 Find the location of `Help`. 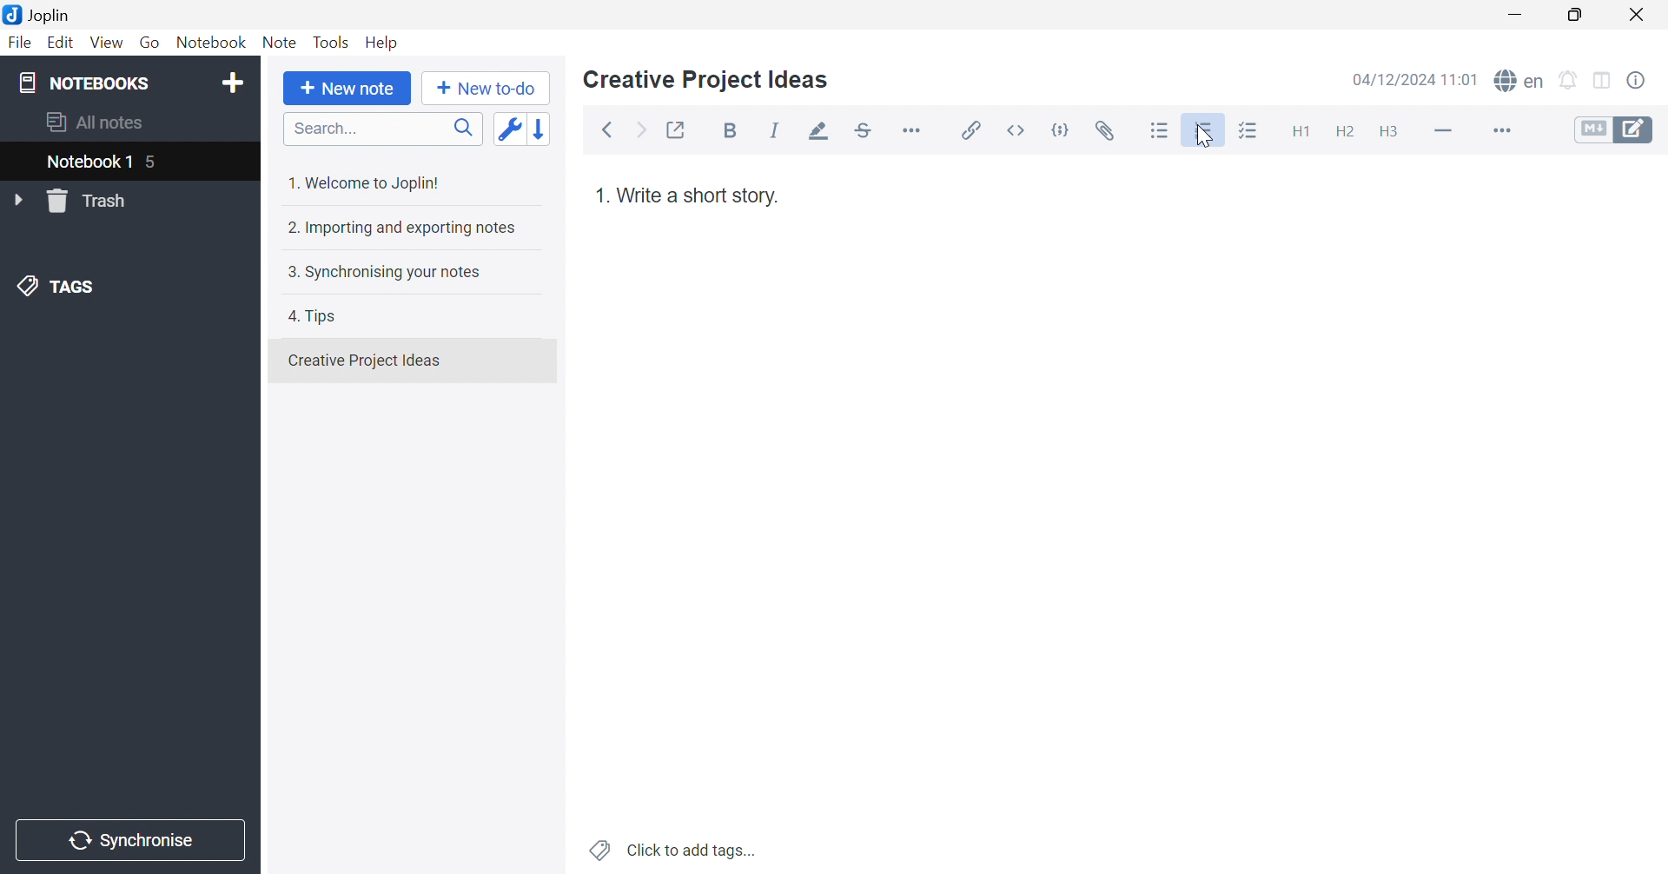

Help is located at coordinates (383, 42).